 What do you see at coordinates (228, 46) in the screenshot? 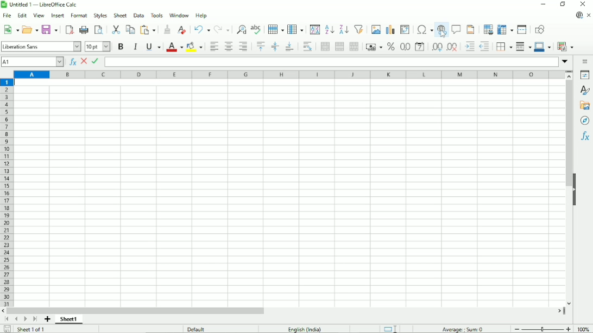
I see `Align center` at bounding box center [228, 46].